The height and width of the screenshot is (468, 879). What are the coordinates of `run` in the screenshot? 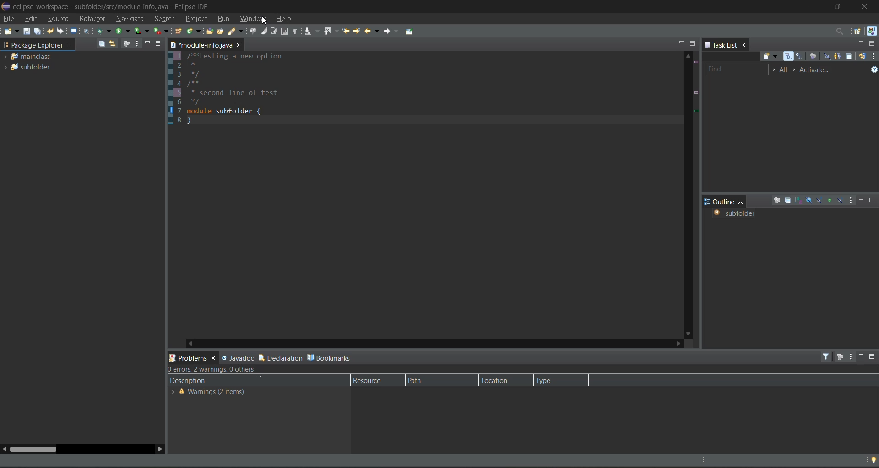 It's located at (123, 31).